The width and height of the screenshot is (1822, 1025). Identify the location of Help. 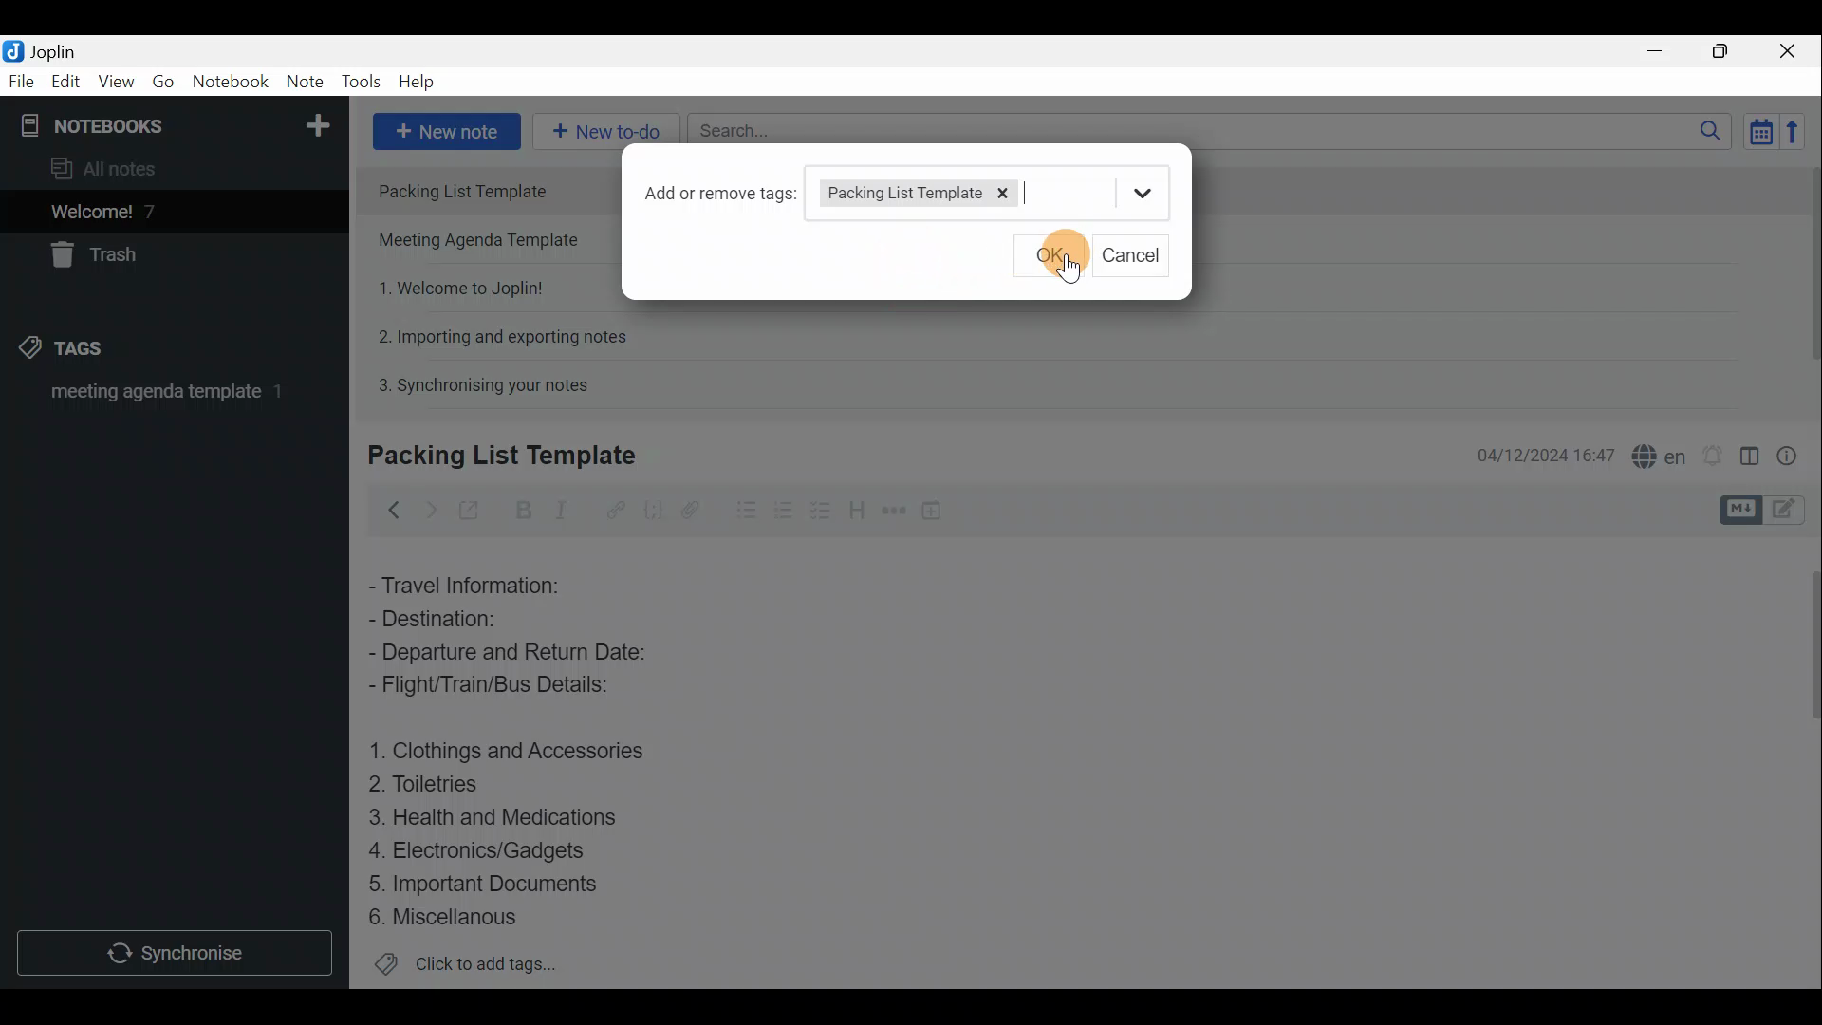
(419, 84).